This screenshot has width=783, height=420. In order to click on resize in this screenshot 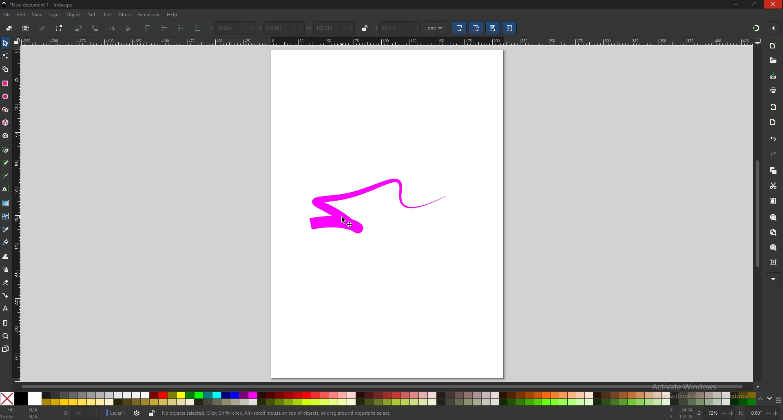, I will do `click(754, 4)`.